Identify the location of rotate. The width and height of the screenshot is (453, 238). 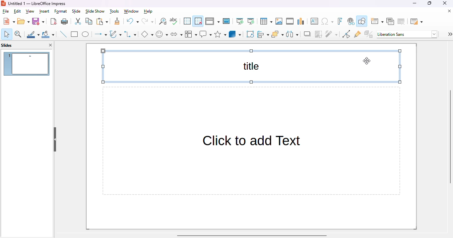
(250, 34).